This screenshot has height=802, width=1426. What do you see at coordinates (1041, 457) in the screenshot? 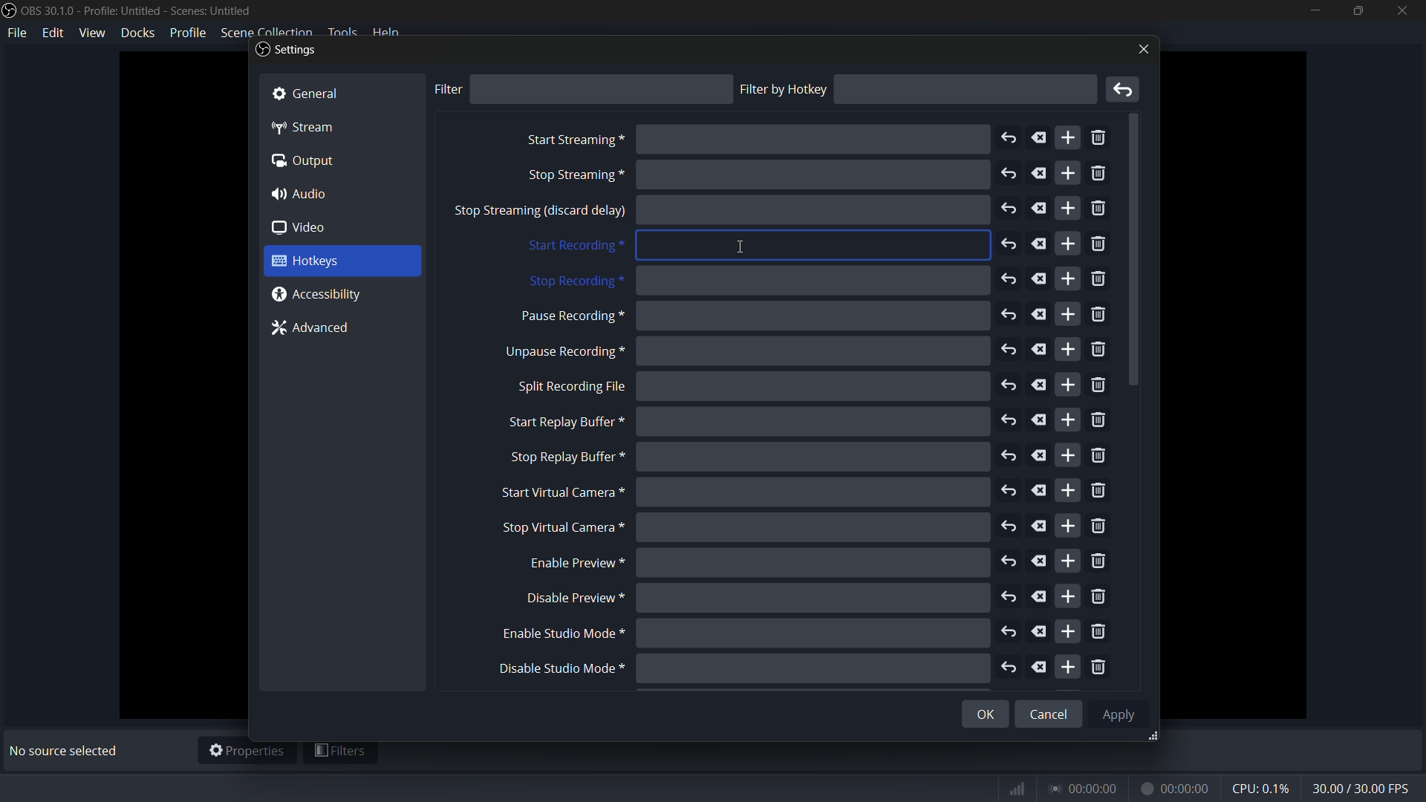
I see `delete` at bounding box center [1041, 457].